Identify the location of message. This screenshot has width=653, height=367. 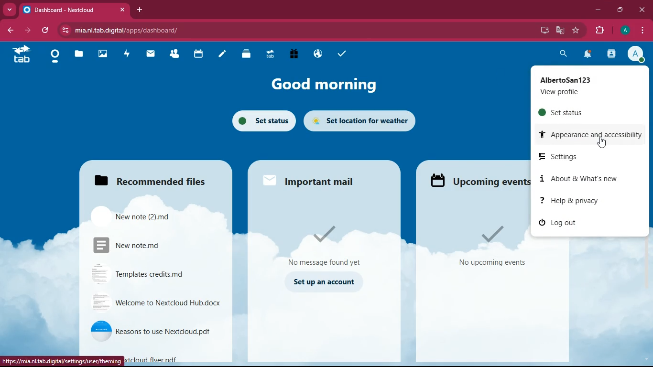
(326, 243).